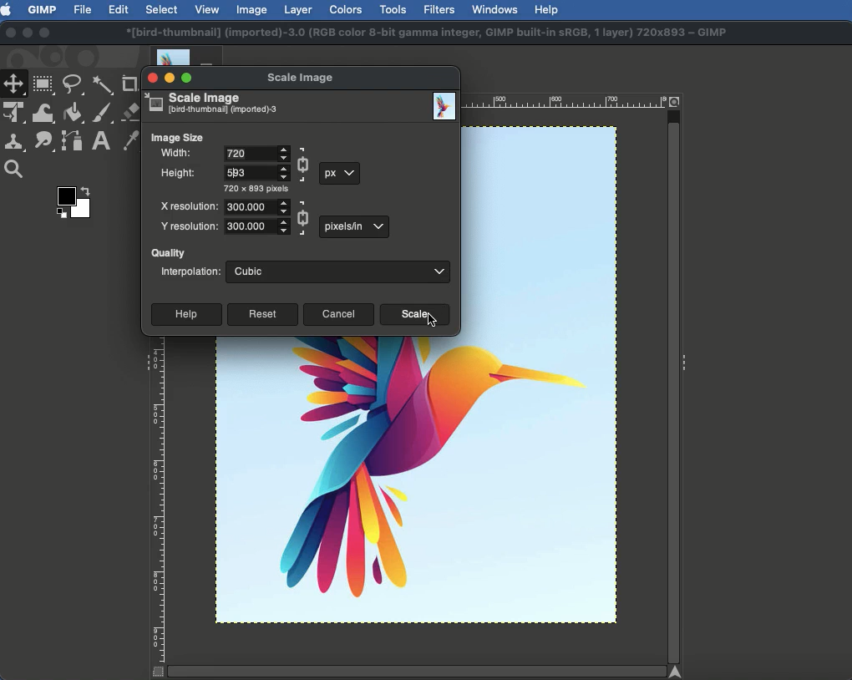 This screenshot has height=680, width=852. What do you see at coordinates (130, 112) in the screenshot?
I see `Eraser` at bounding box center [130, 112].